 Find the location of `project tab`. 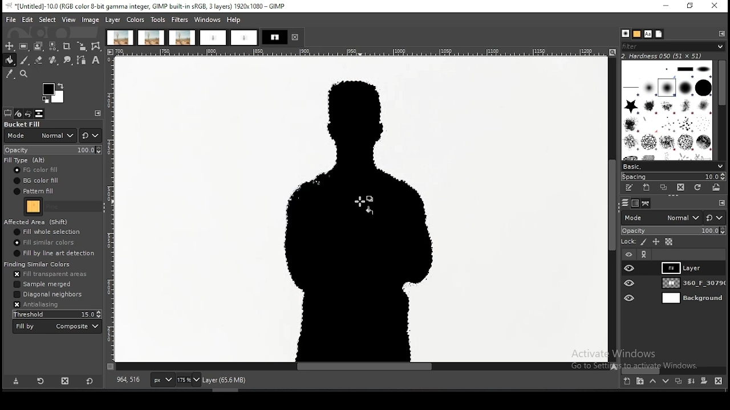

project tab is located at coordinates (120, 38).